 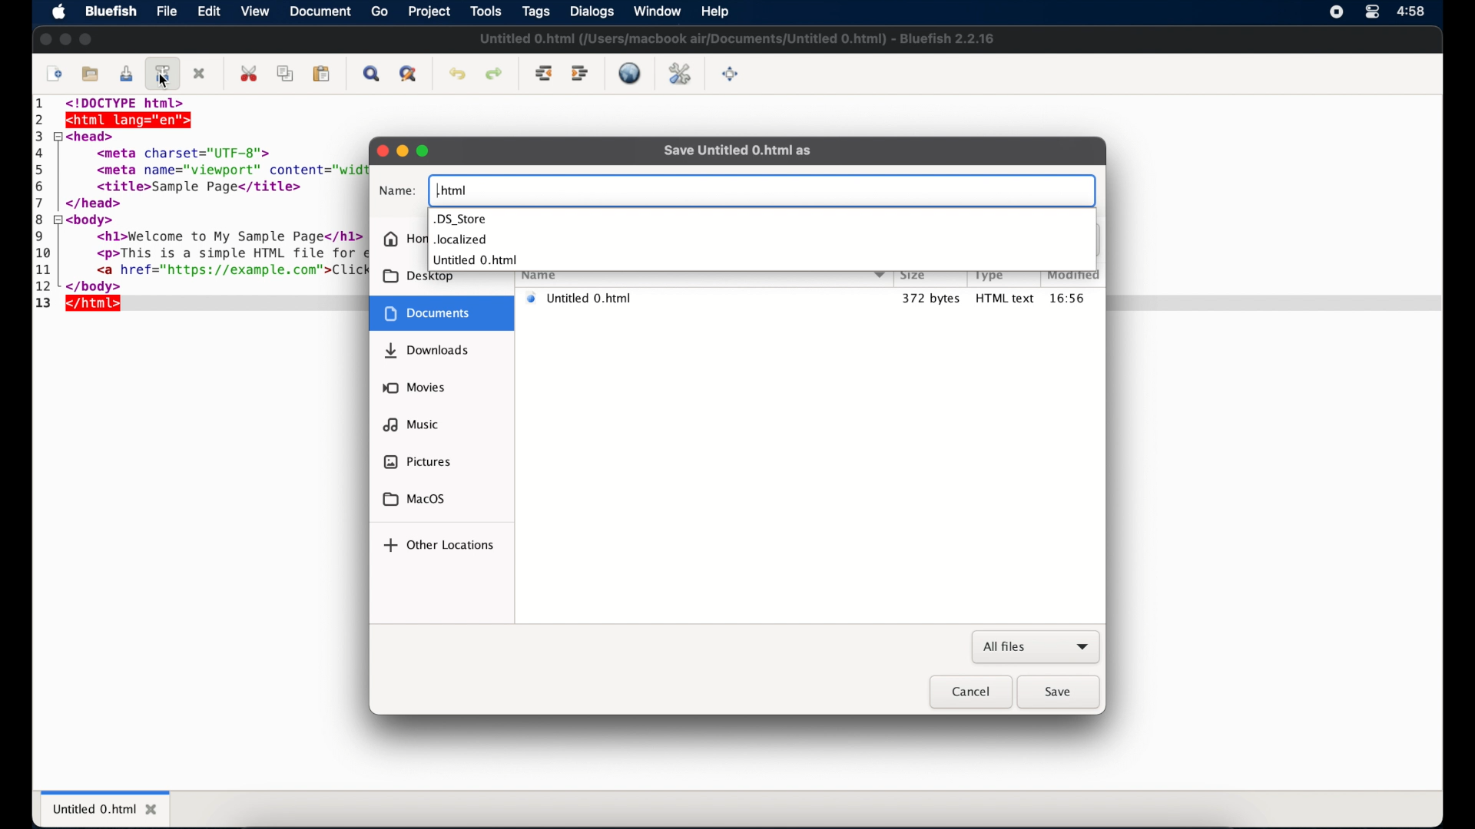 What do you see at coordinates (426, 351) in the screenshot?
I see `downloads` at bounding box center [426, 351].